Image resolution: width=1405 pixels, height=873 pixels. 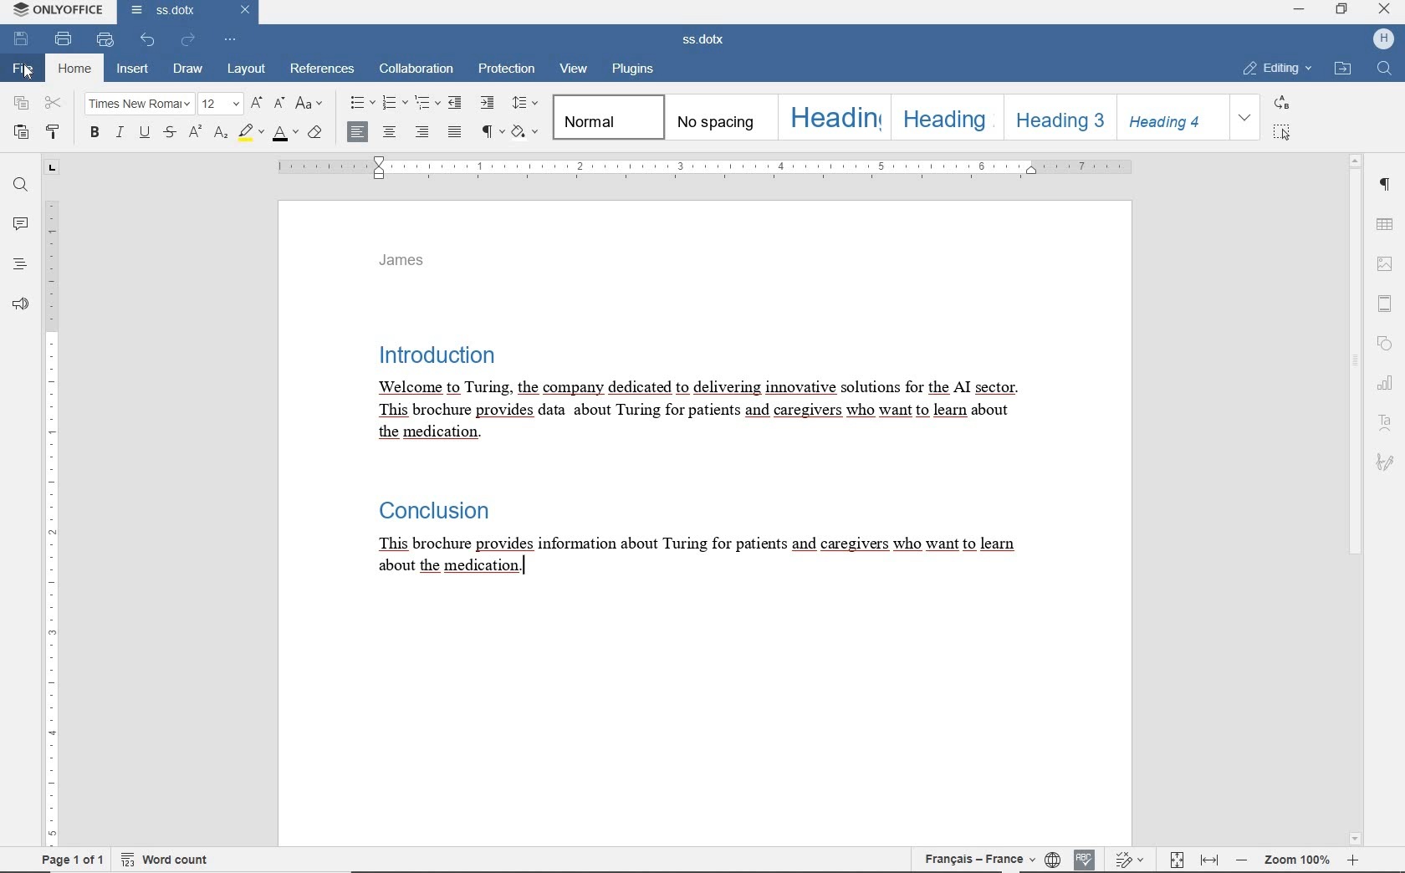 What do you see at coordinates (411, 263) in the screenshot?
I see `HEADER TEXT` at bounding box center [411, 263].